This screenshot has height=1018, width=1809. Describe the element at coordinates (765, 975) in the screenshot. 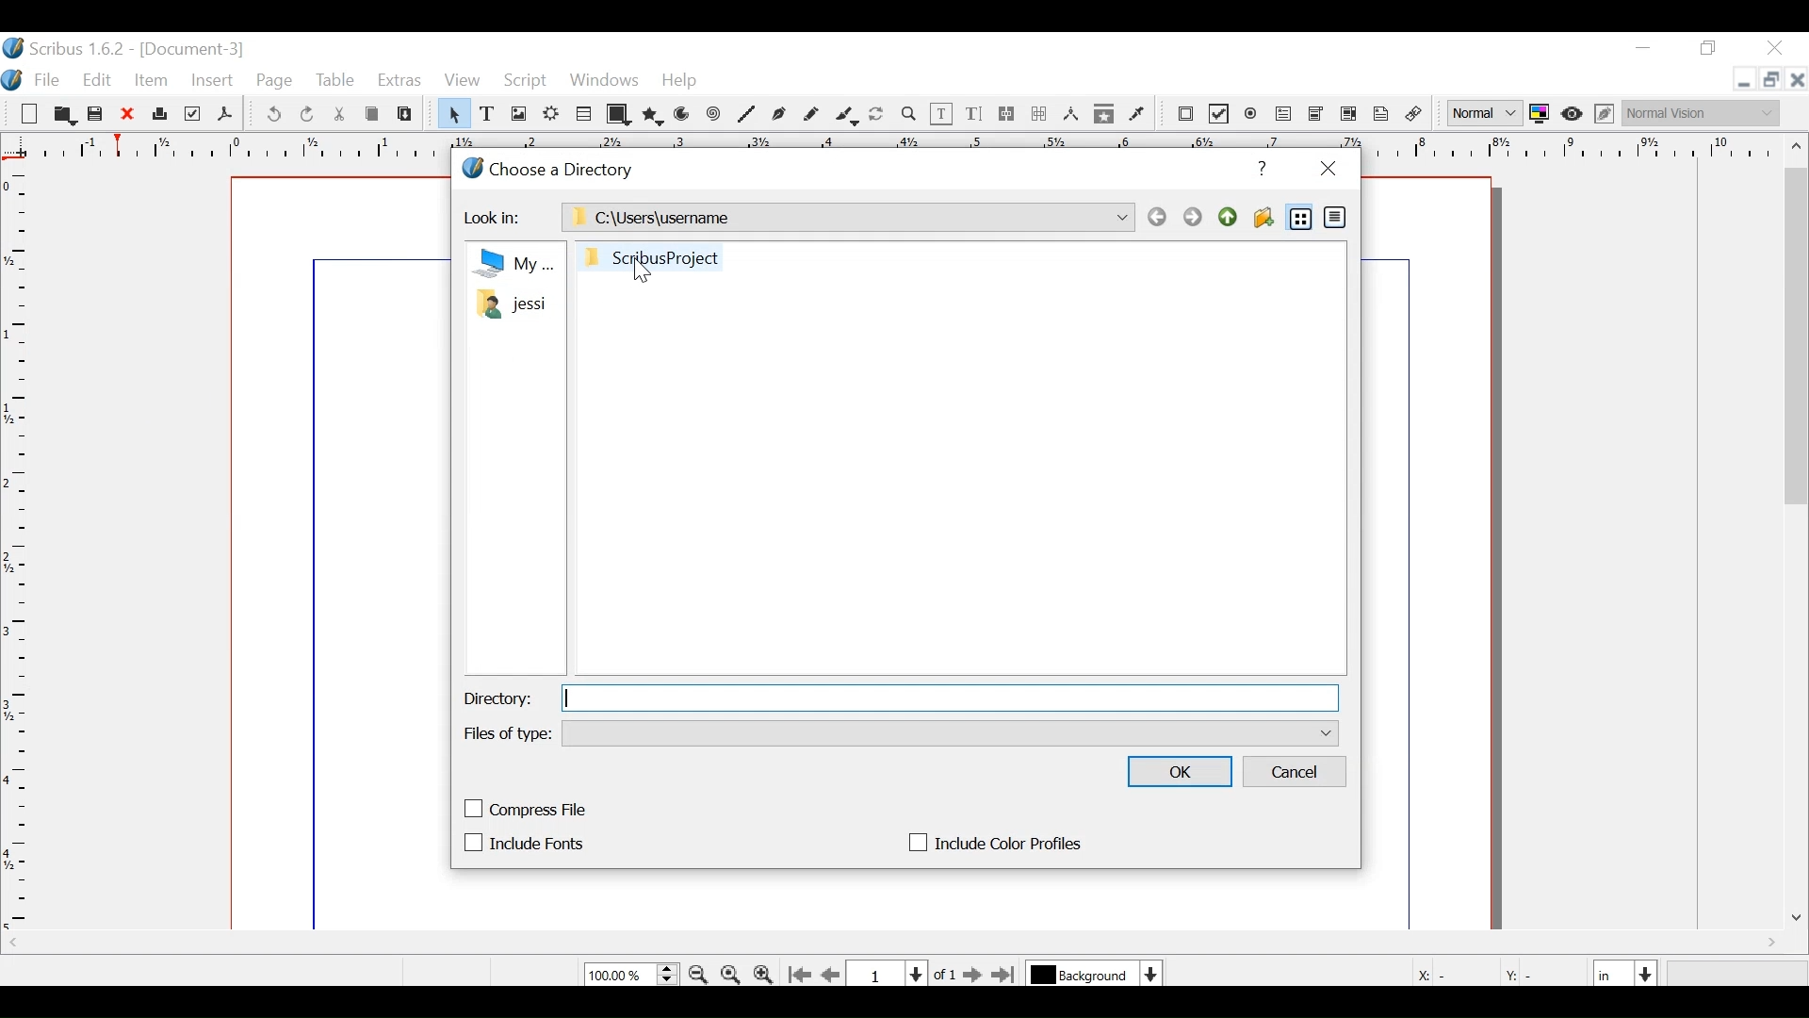

I see `Zoom out` at that location.